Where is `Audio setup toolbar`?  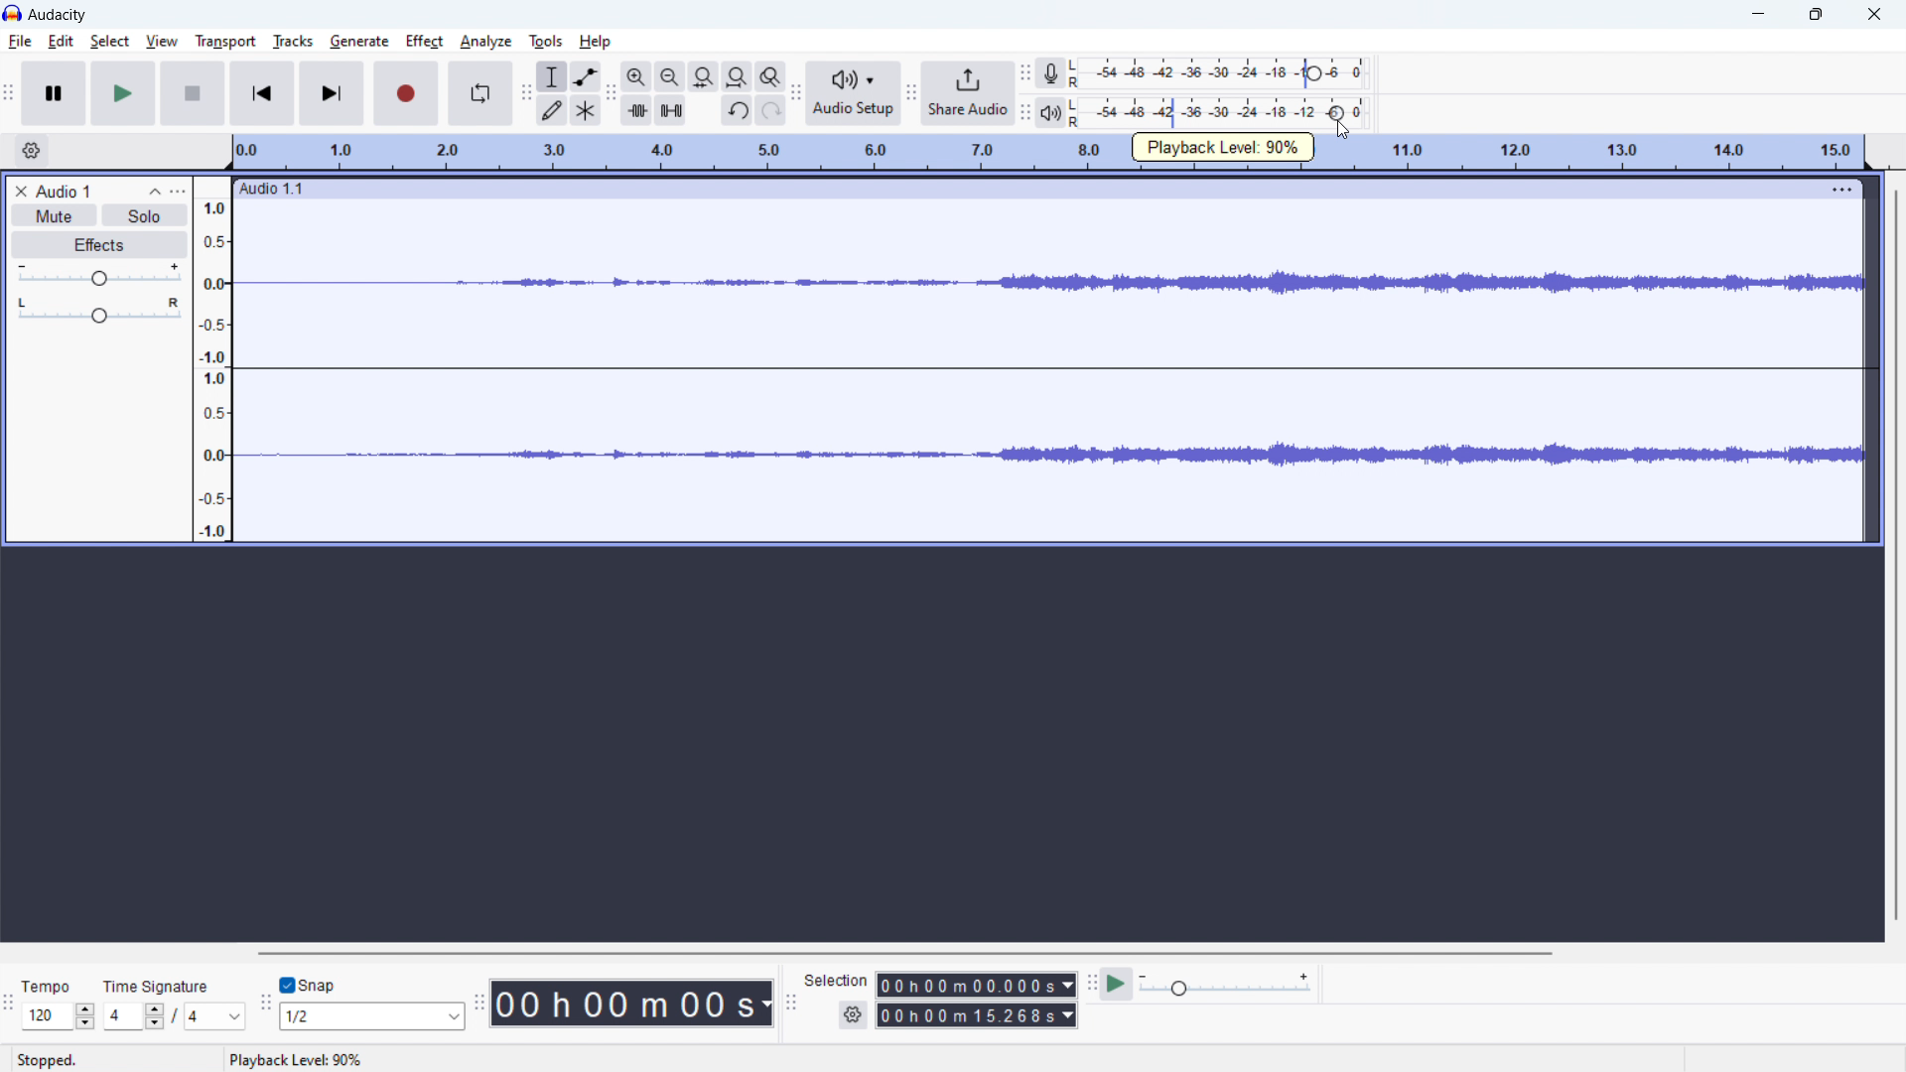
Audio setup toolbar is located at coordinates (795, 95).